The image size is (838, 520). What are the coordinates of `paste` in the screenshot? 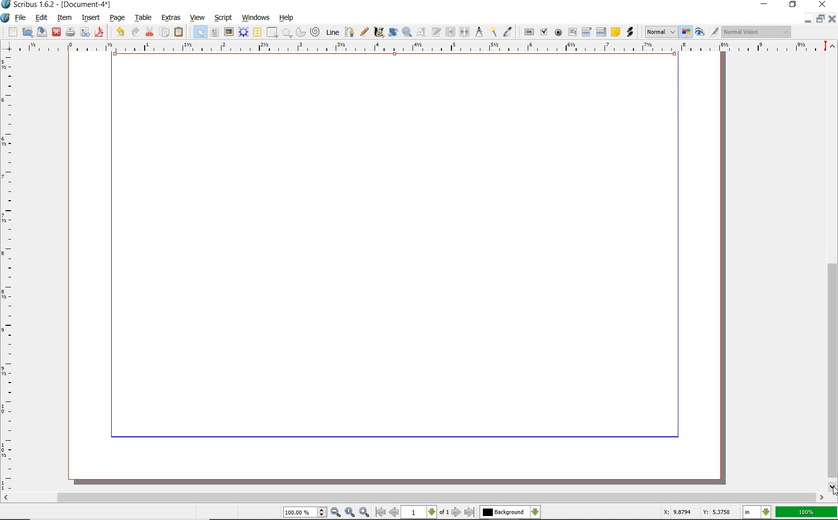 It's located at (179, 32).